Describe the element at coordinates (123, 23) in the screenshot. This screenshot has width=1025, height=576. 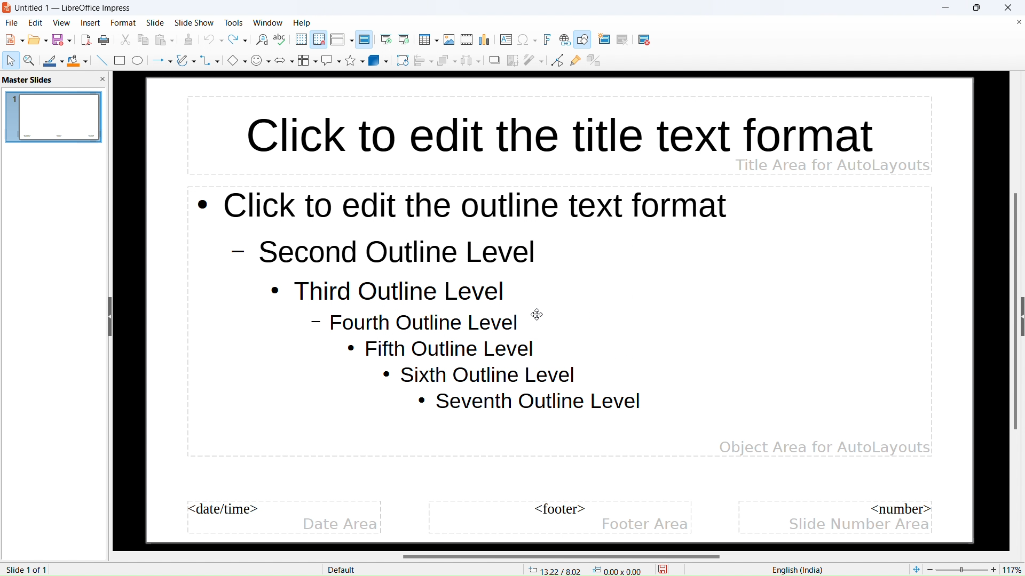
I see `format` at that location.